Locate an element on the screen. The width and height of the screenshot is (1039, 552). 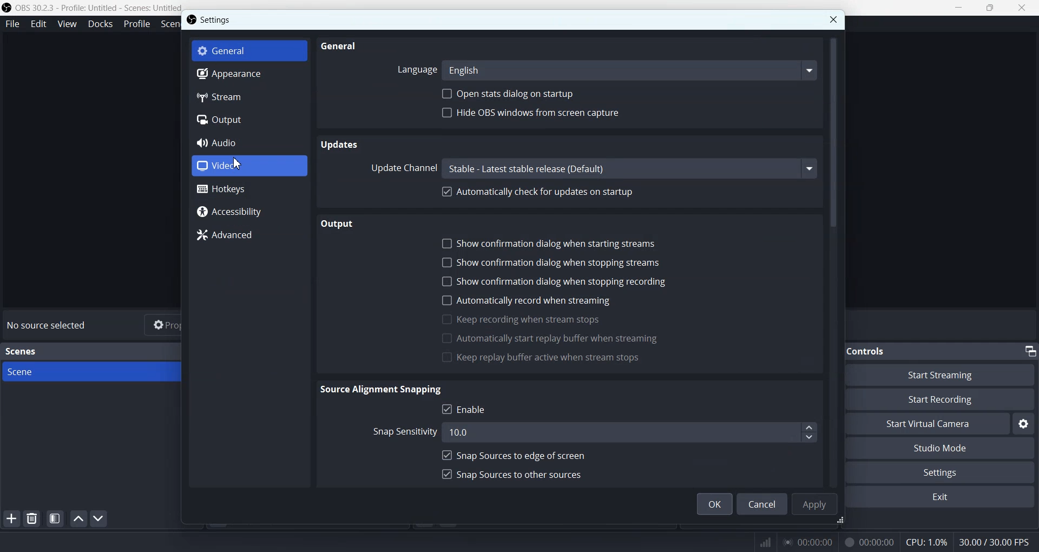
Text is located at coordinates (999, 542).